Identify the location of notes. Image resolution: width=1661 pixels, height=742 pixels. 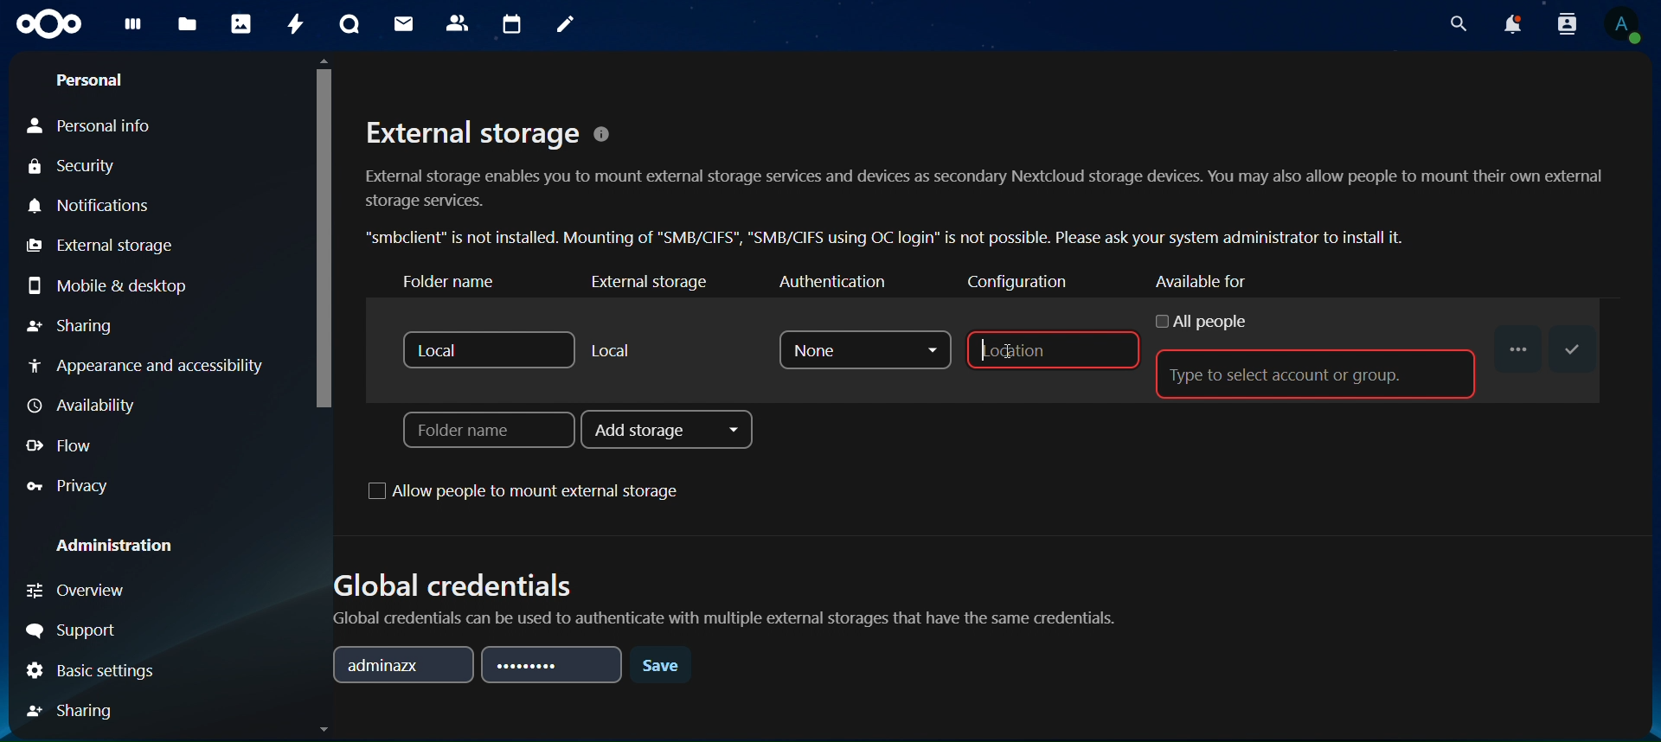
(564, 24).